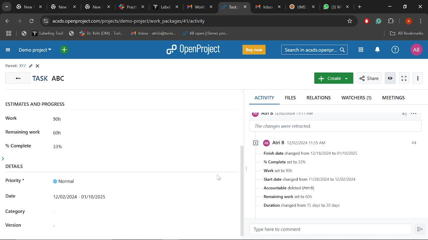 This screenshot has width=428, height=240. What do you see at coordinates (9, 50) in the screenshot?
I see `` at bounding box center [9, 50].